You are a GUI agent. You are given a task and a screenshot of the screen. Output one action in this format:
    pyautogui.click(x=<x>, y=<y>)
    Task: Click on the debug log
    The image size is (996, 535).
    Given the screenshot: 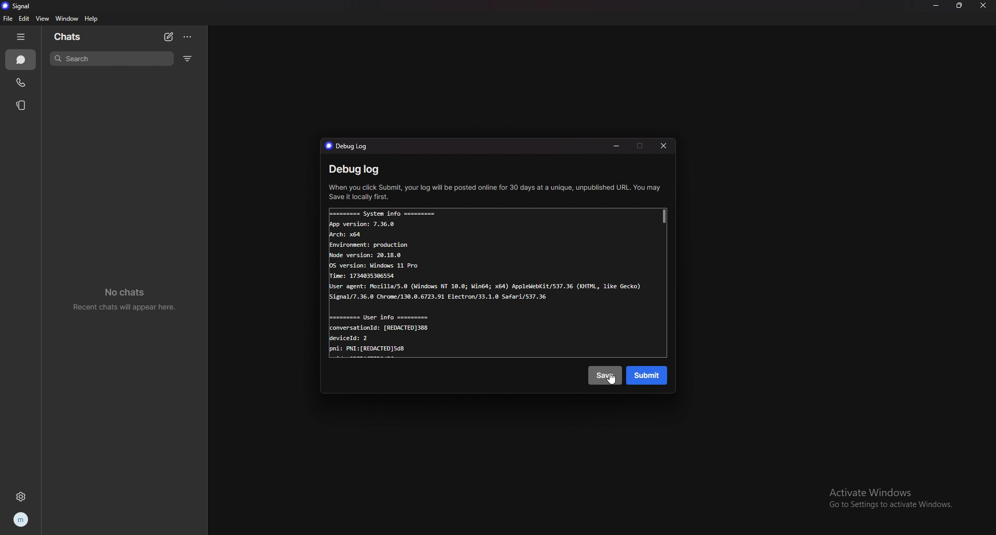 What is the action you would take?
    pyautogui.click(x=352, y=146)
    